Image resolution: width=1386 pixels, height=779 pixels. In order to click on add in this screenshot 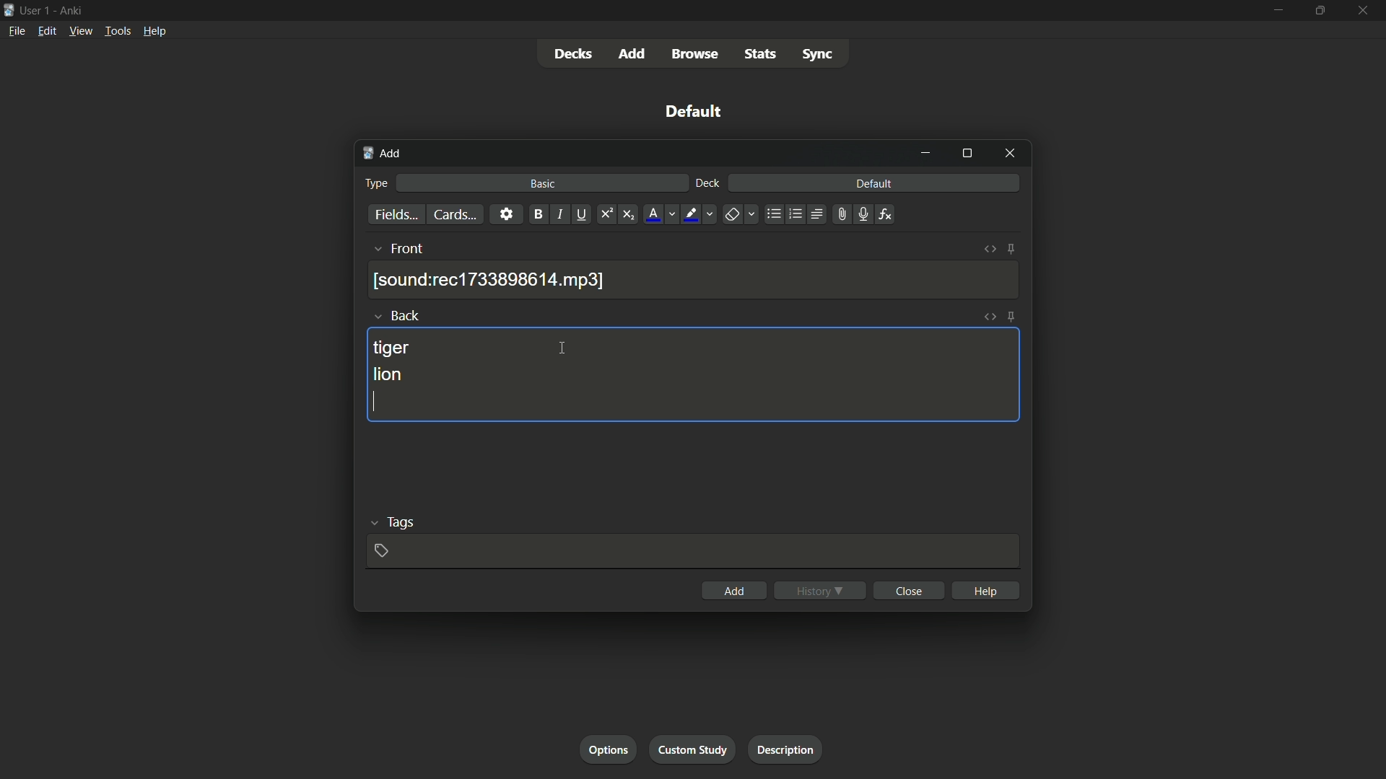, I will do `click(633, 53)`.